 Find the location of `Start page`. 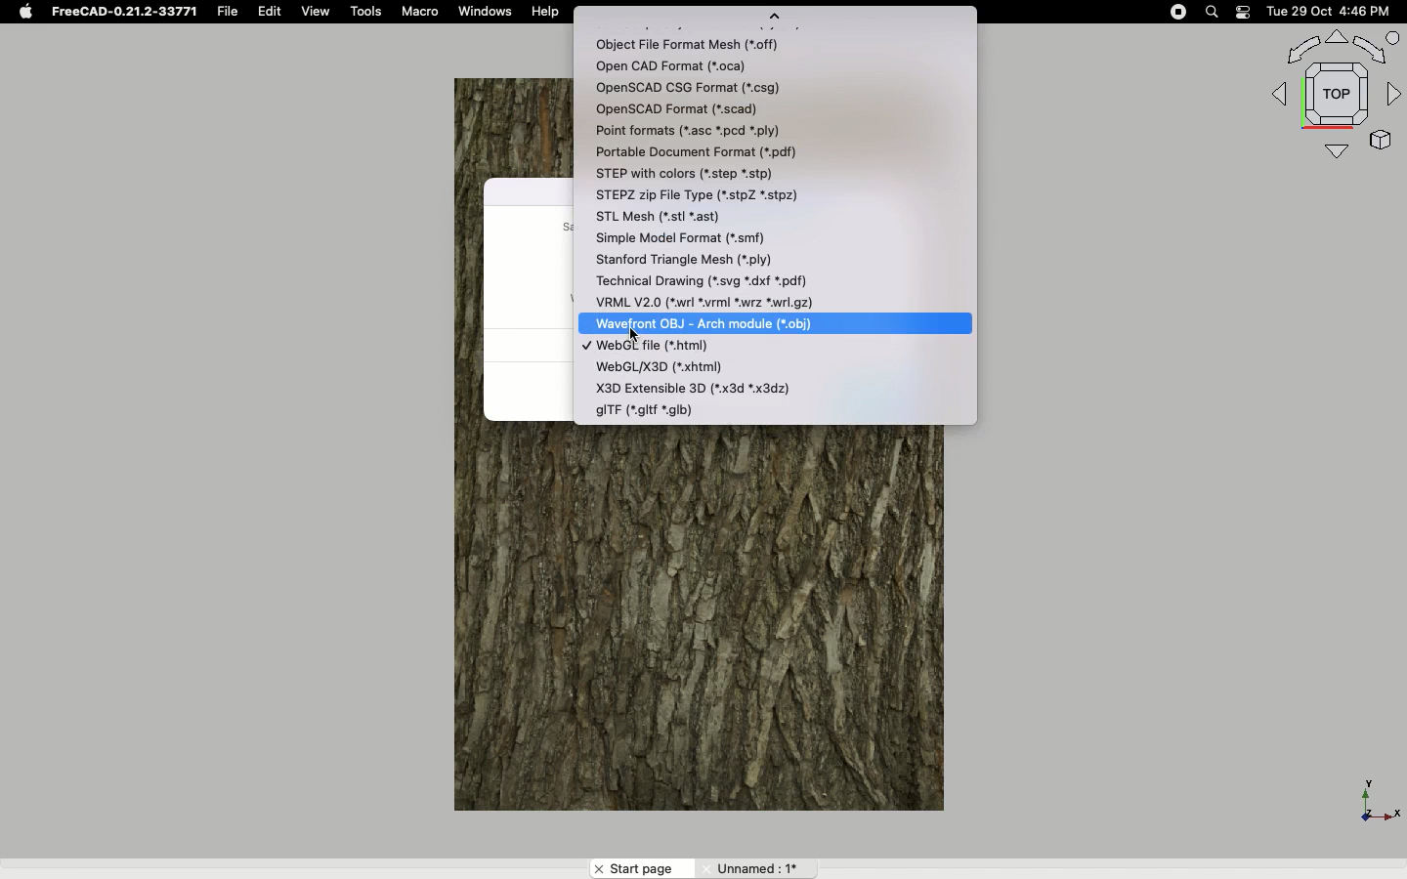

Start page is located at coordinates (643, 868).